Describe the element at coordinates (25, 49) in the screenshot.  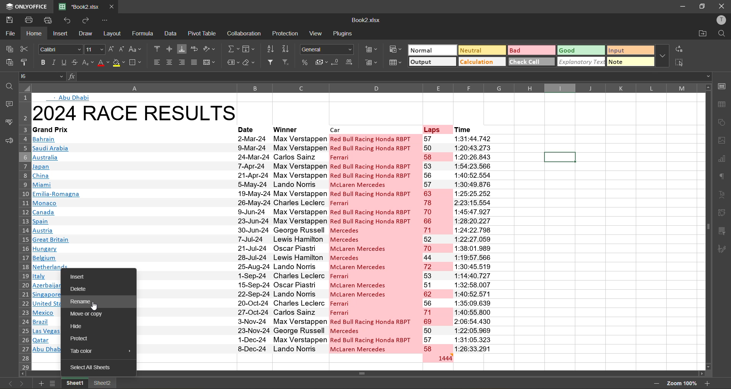
I see `cut` at that location.